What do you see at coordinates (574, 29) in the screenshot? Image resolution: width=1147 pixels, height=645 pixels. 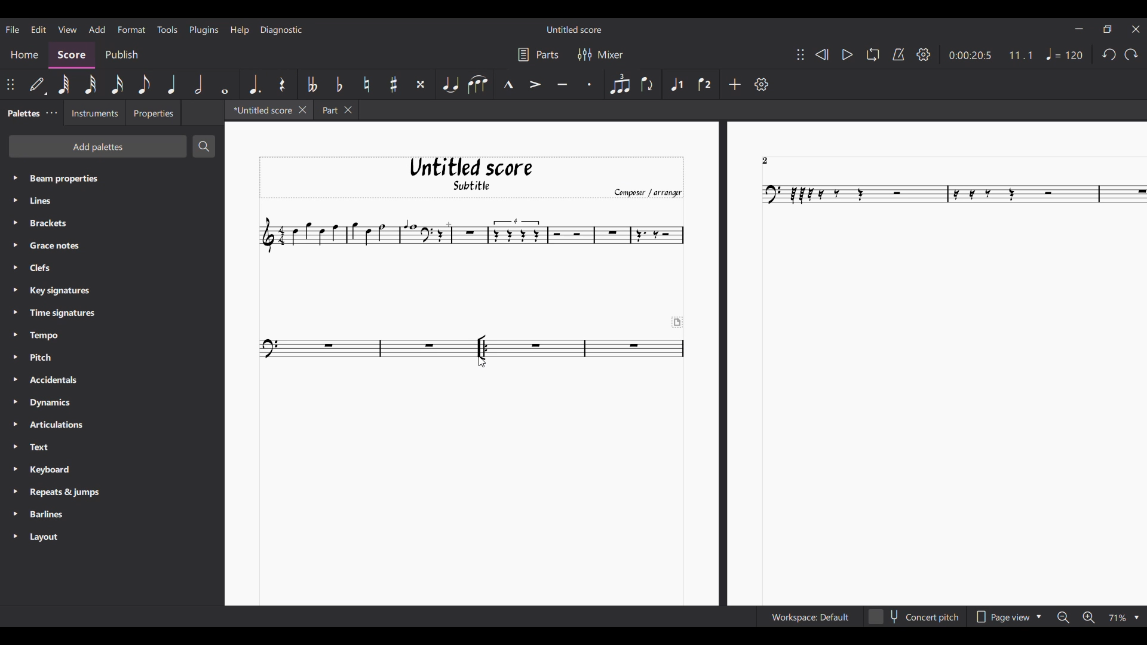 I see `Score title` at bounding box center [574, 29].